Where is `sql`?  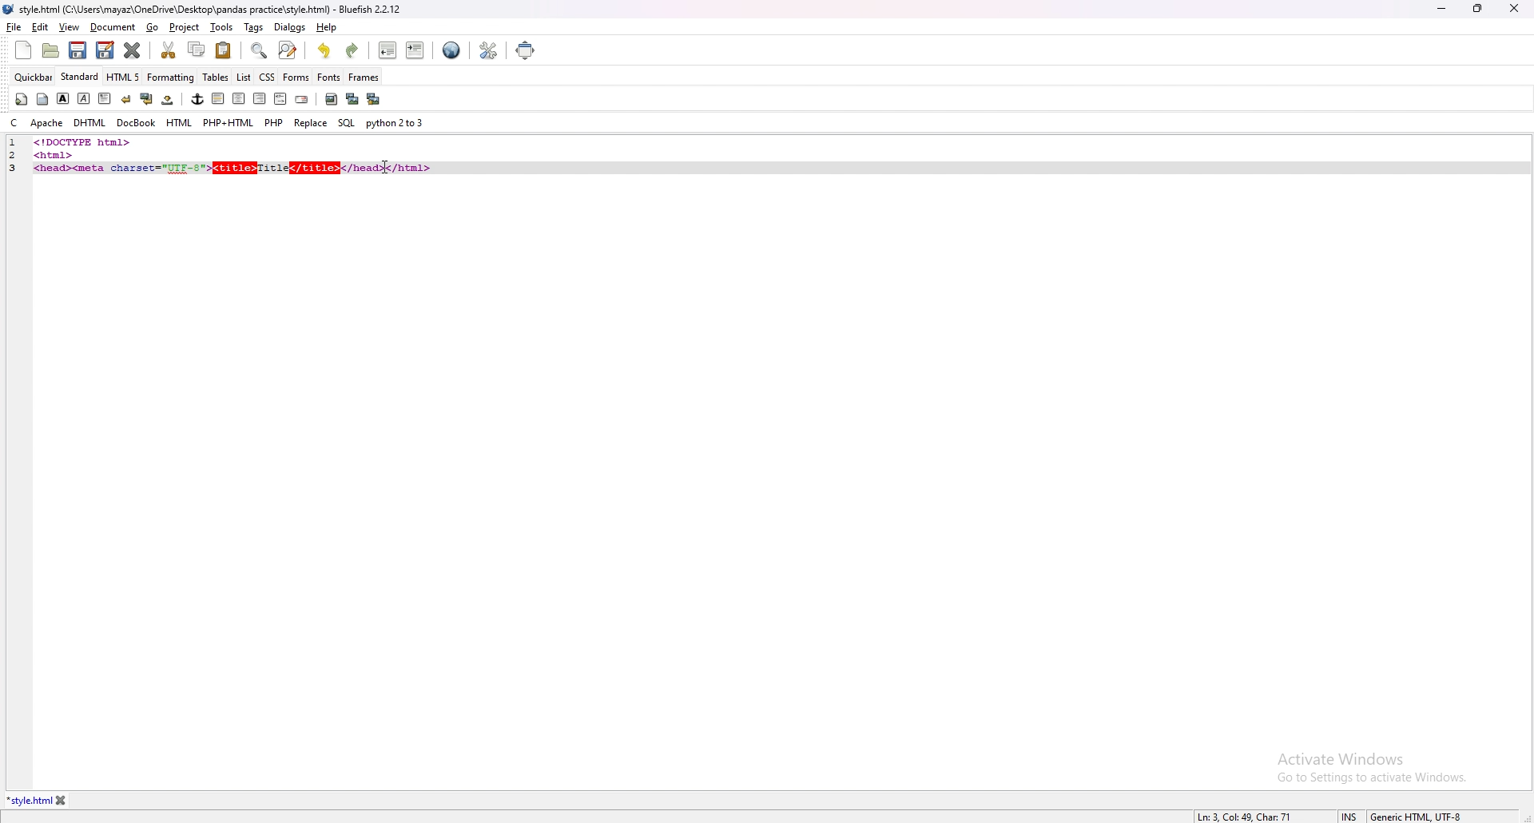 sql is located at coordinates (346, 122).